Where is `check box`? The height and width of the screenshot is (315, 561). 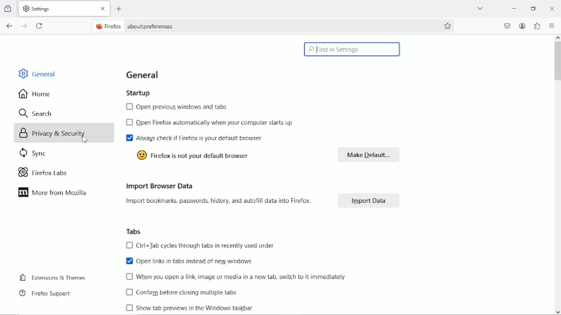 check box is located at coordinates (129, 261).